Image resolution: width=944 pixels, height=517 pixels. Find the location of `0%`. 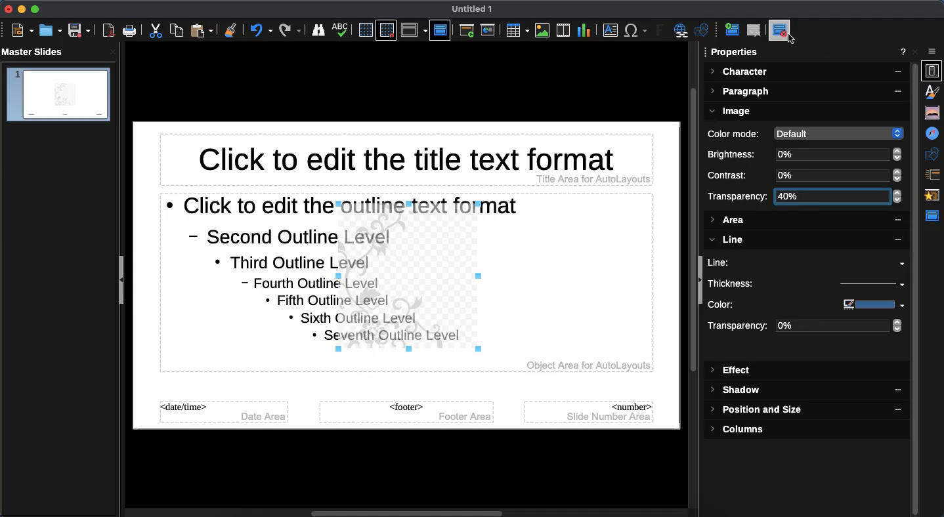

0% is located at coordinates (840, 327).